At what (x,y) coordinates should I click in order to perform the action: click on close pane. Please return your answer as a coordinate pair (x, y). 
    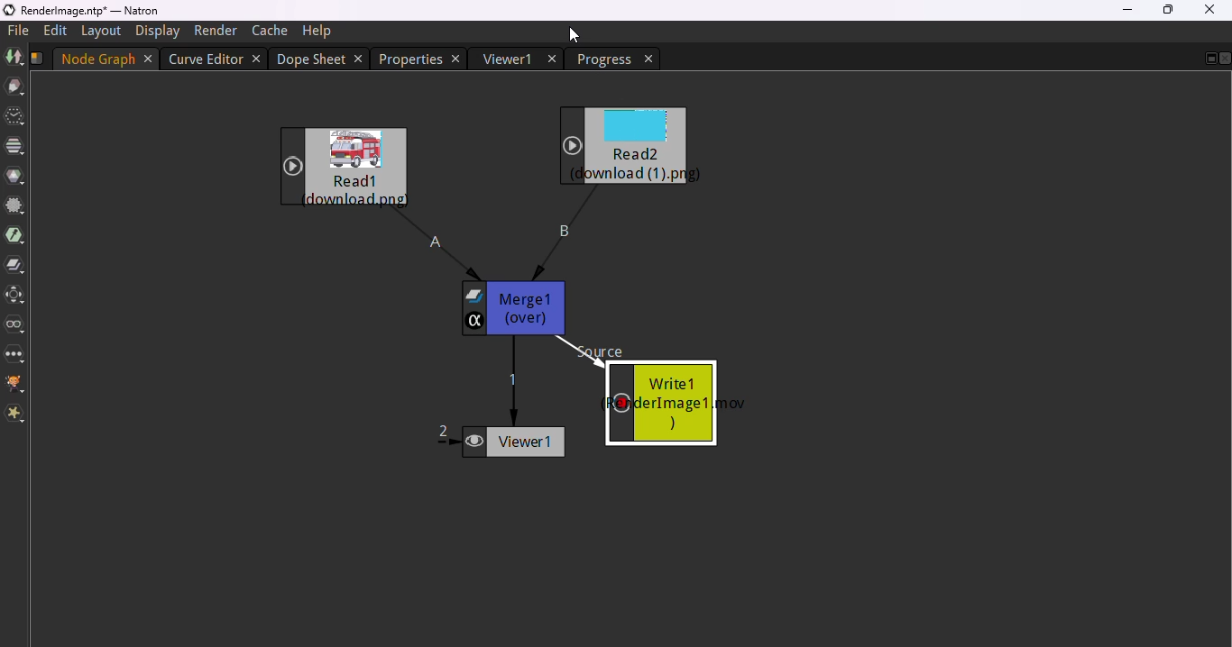
    Looking at the image, I should click on (1224, 59).